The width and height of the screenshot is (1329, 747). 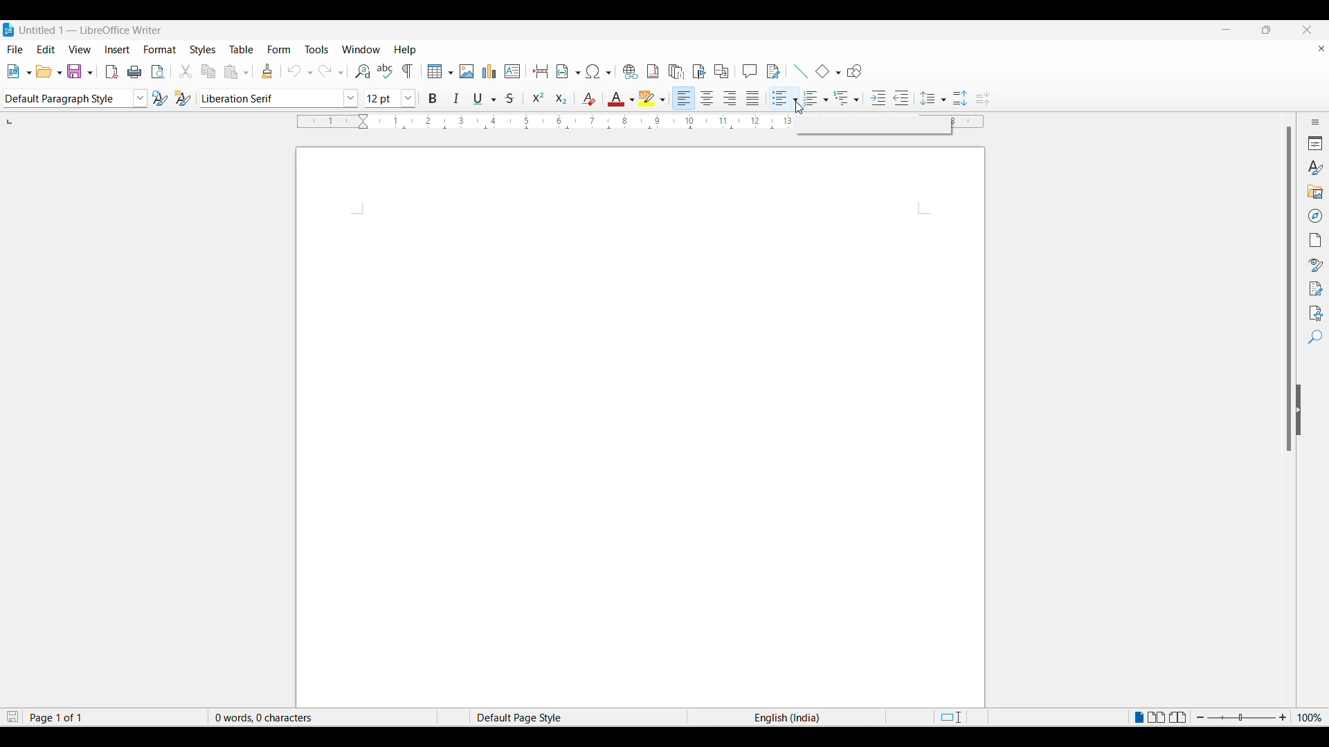 I want to click on align left, so click(x=683, y=97).